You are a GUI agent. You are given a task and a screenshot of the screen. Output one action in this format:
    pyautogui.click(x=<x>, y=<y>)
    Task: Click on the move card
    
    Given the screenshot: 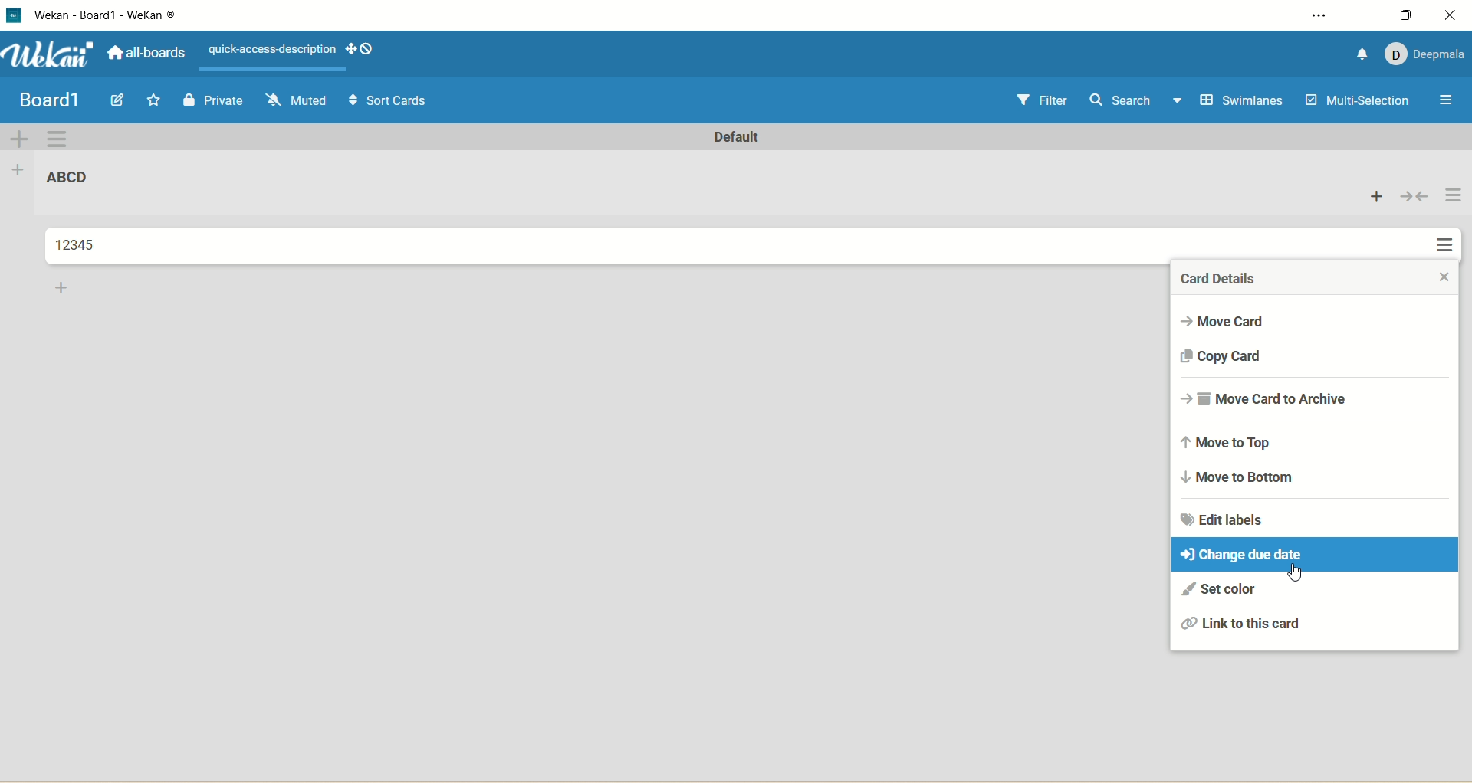 What is the action you would take?
    pyautogui.click(x=1222, y=322)
    